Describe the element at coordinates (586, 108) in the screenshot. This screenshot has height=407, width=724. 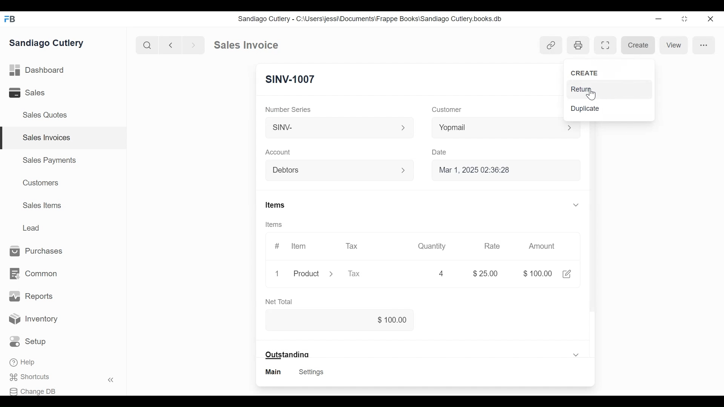
I see `Duplicate` at that location.